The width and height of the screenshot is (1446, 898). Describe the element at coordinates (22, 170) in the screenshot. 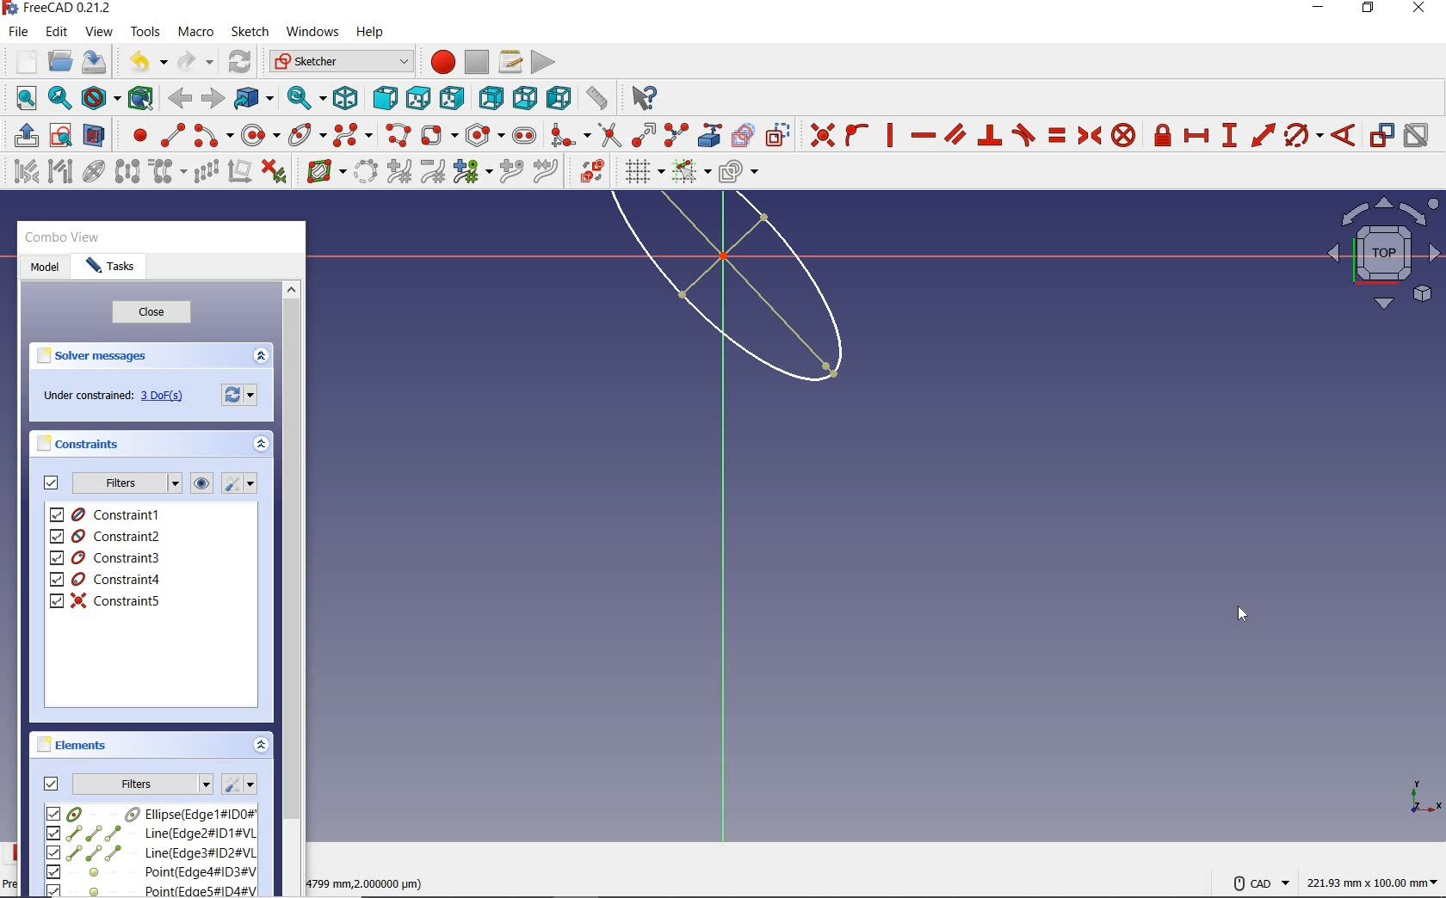

I see `select associated constraint` at that location.